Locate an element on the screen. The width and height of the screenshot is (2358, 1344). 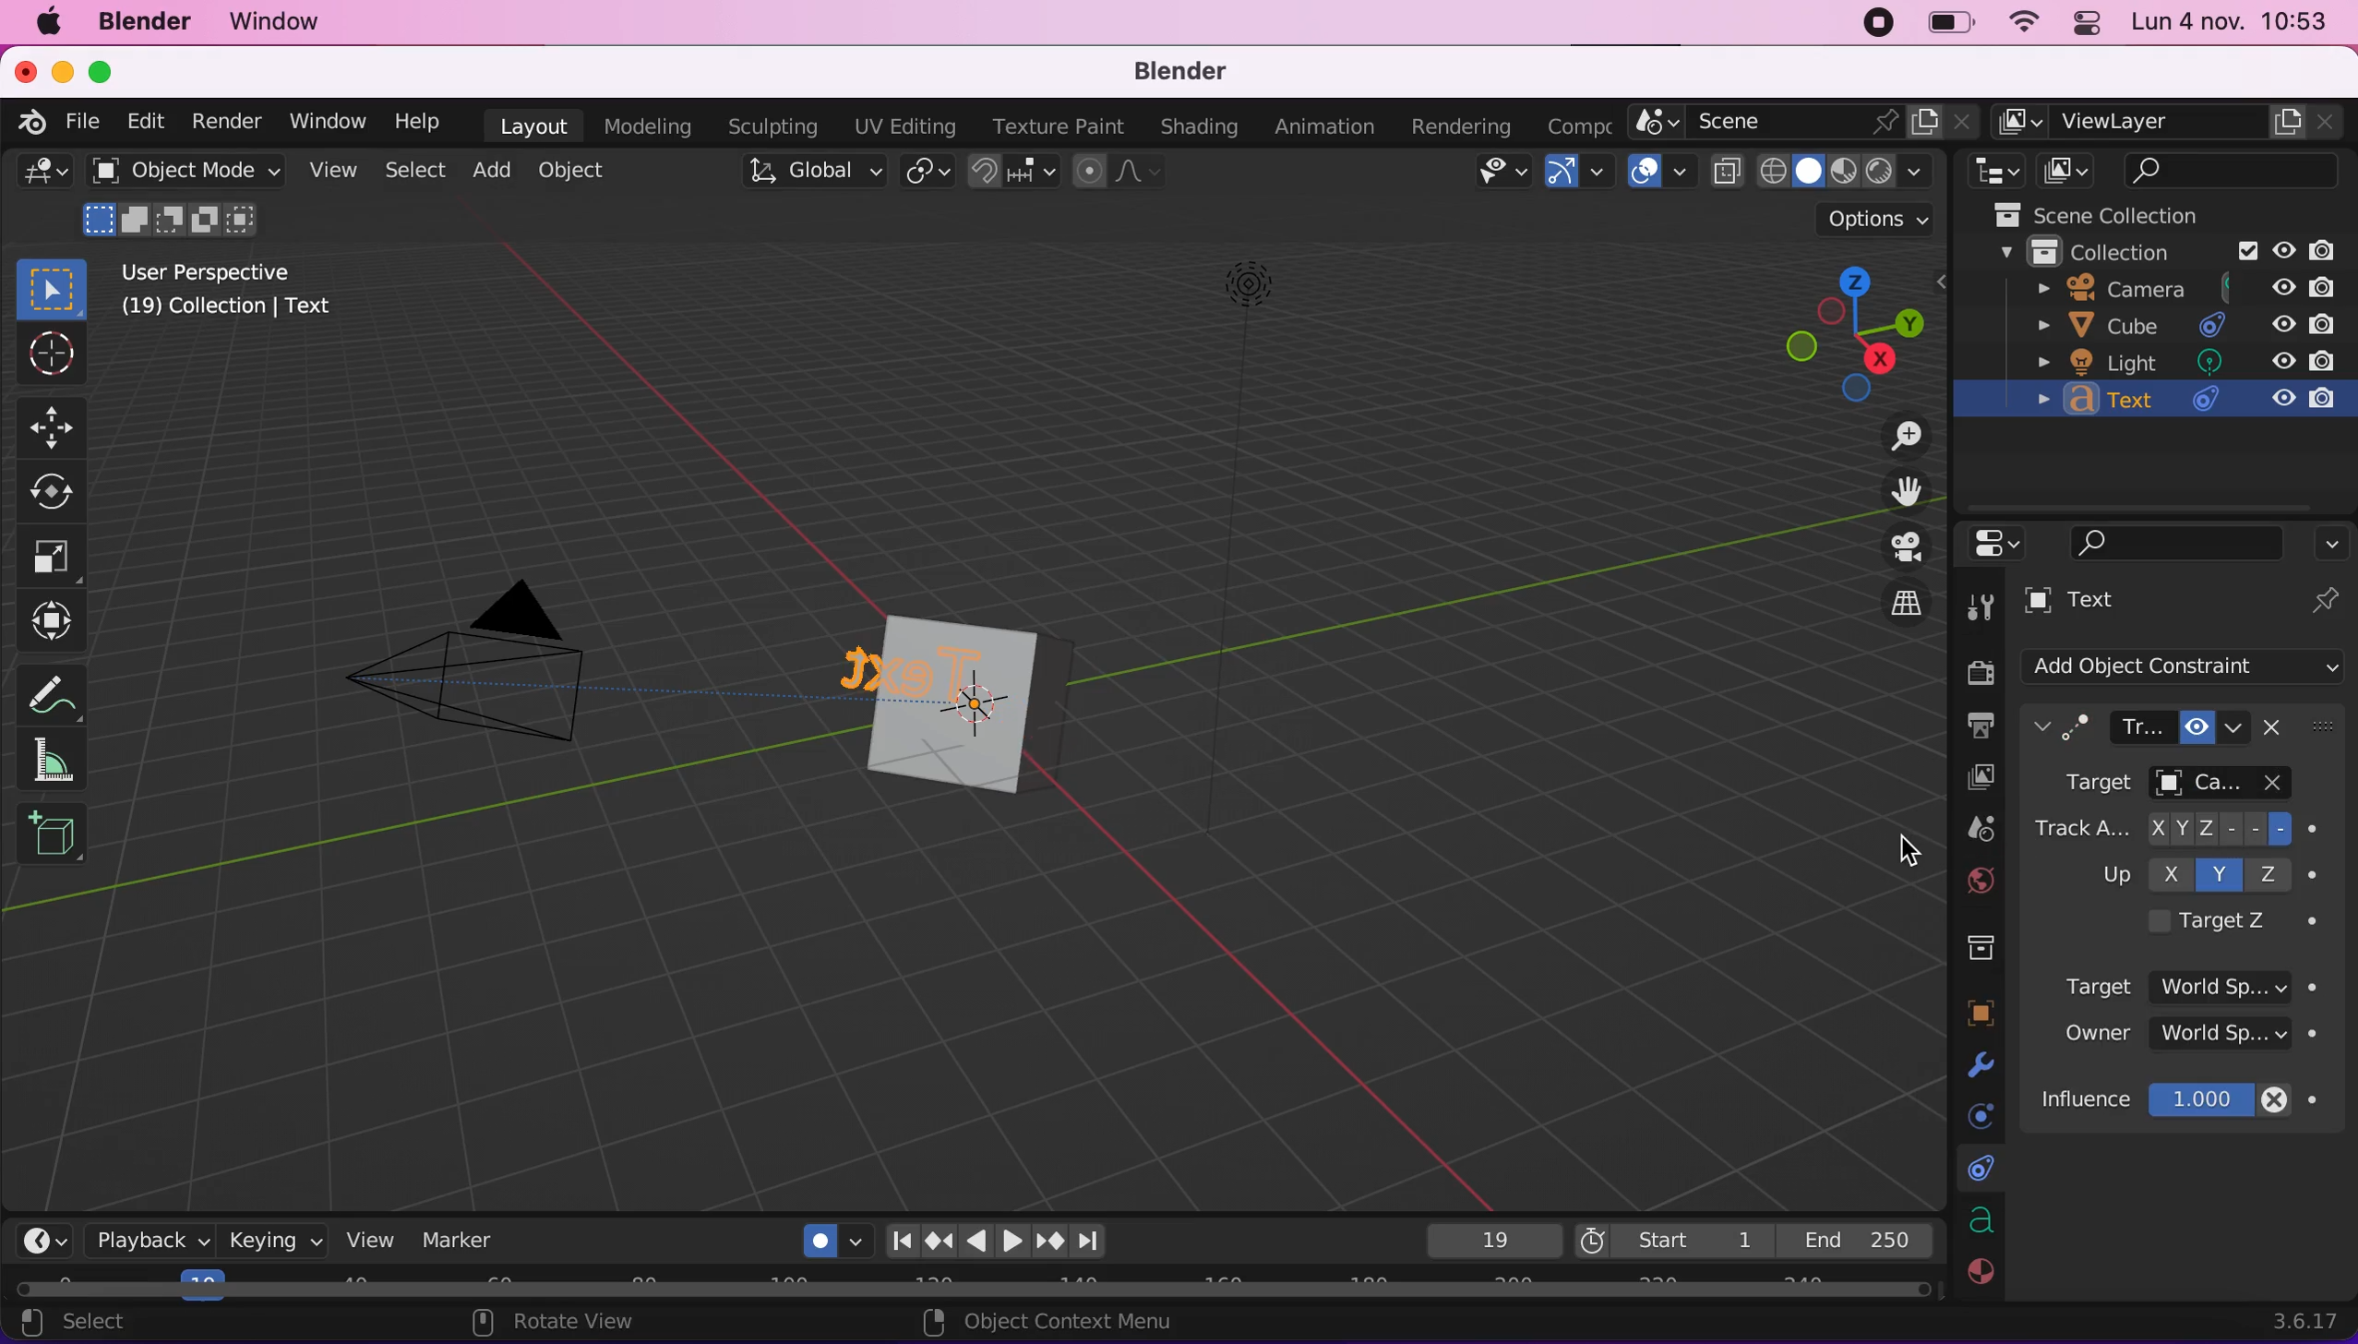
blender is located at coordinates (1182, 71).